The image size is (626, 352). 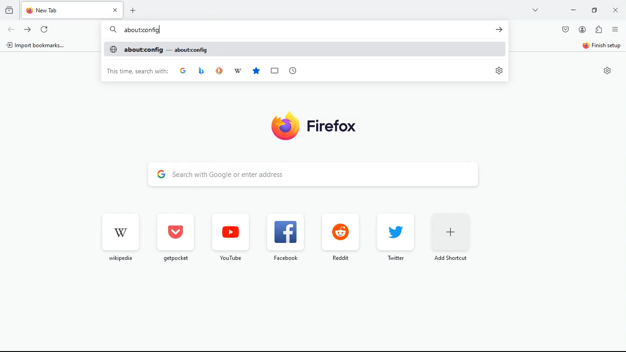 What do you see at coordinates (338, 238) in the screenshot?
I see `reddit` at bounding box center [338, 238].